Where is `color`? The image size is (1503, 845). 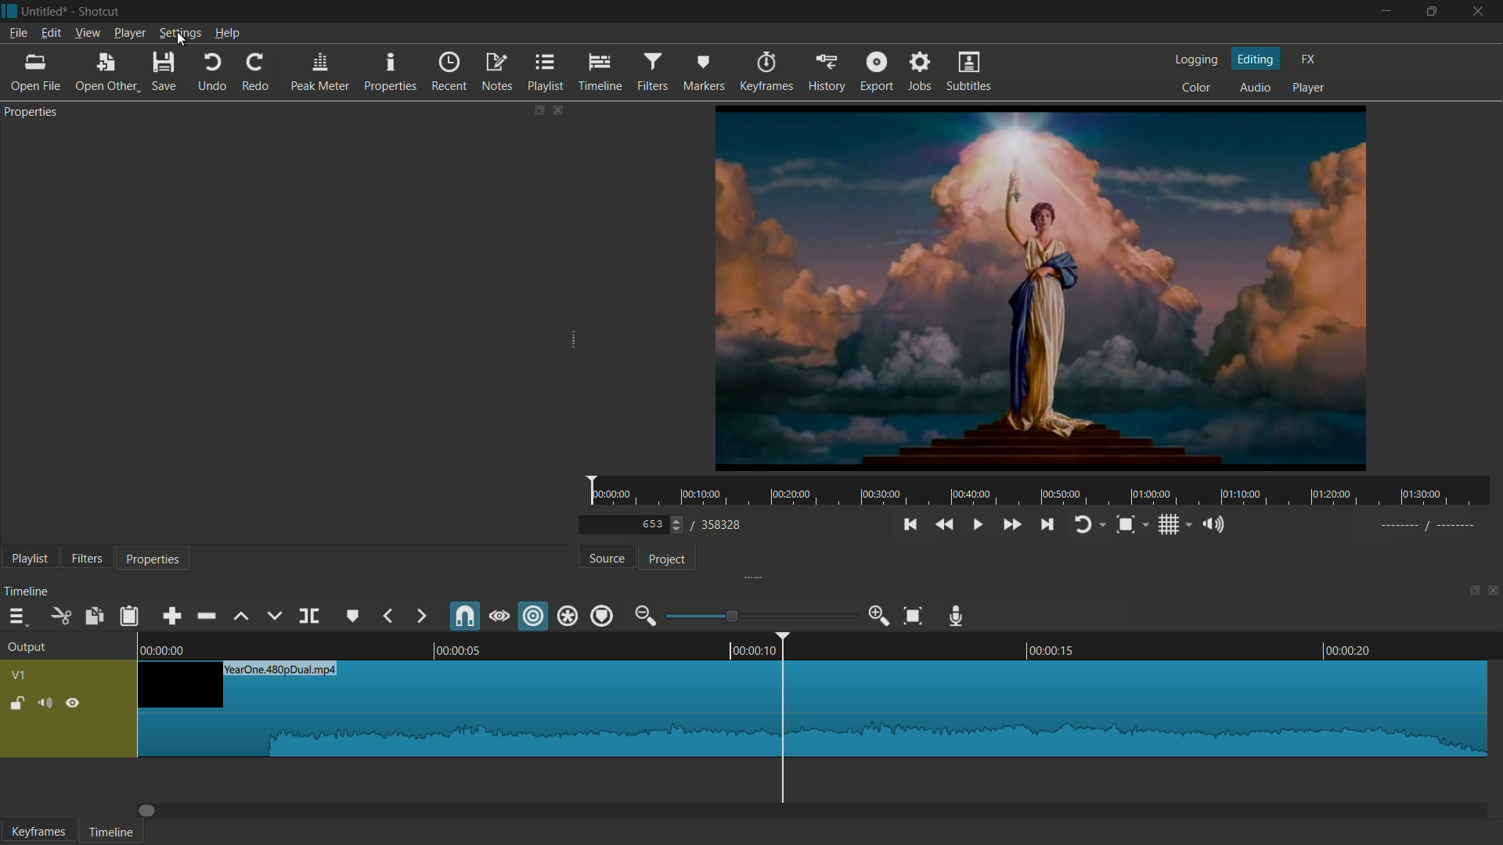 color is located at coordinates (1193, 86).